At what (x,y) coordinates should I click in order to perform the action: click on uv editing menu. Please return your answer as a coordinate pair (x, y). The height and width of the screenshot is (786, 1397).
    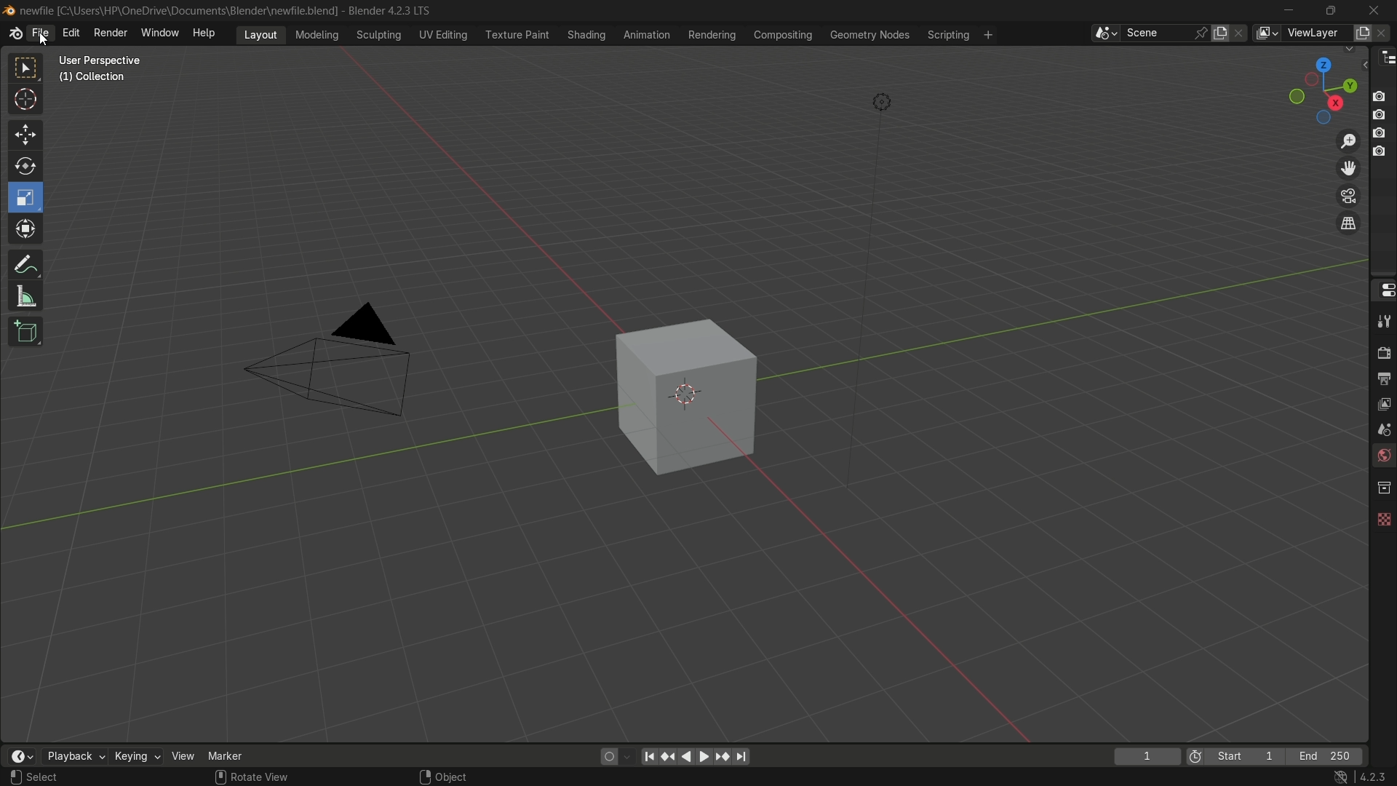
    Looking at the image, I should click on (443, 34).